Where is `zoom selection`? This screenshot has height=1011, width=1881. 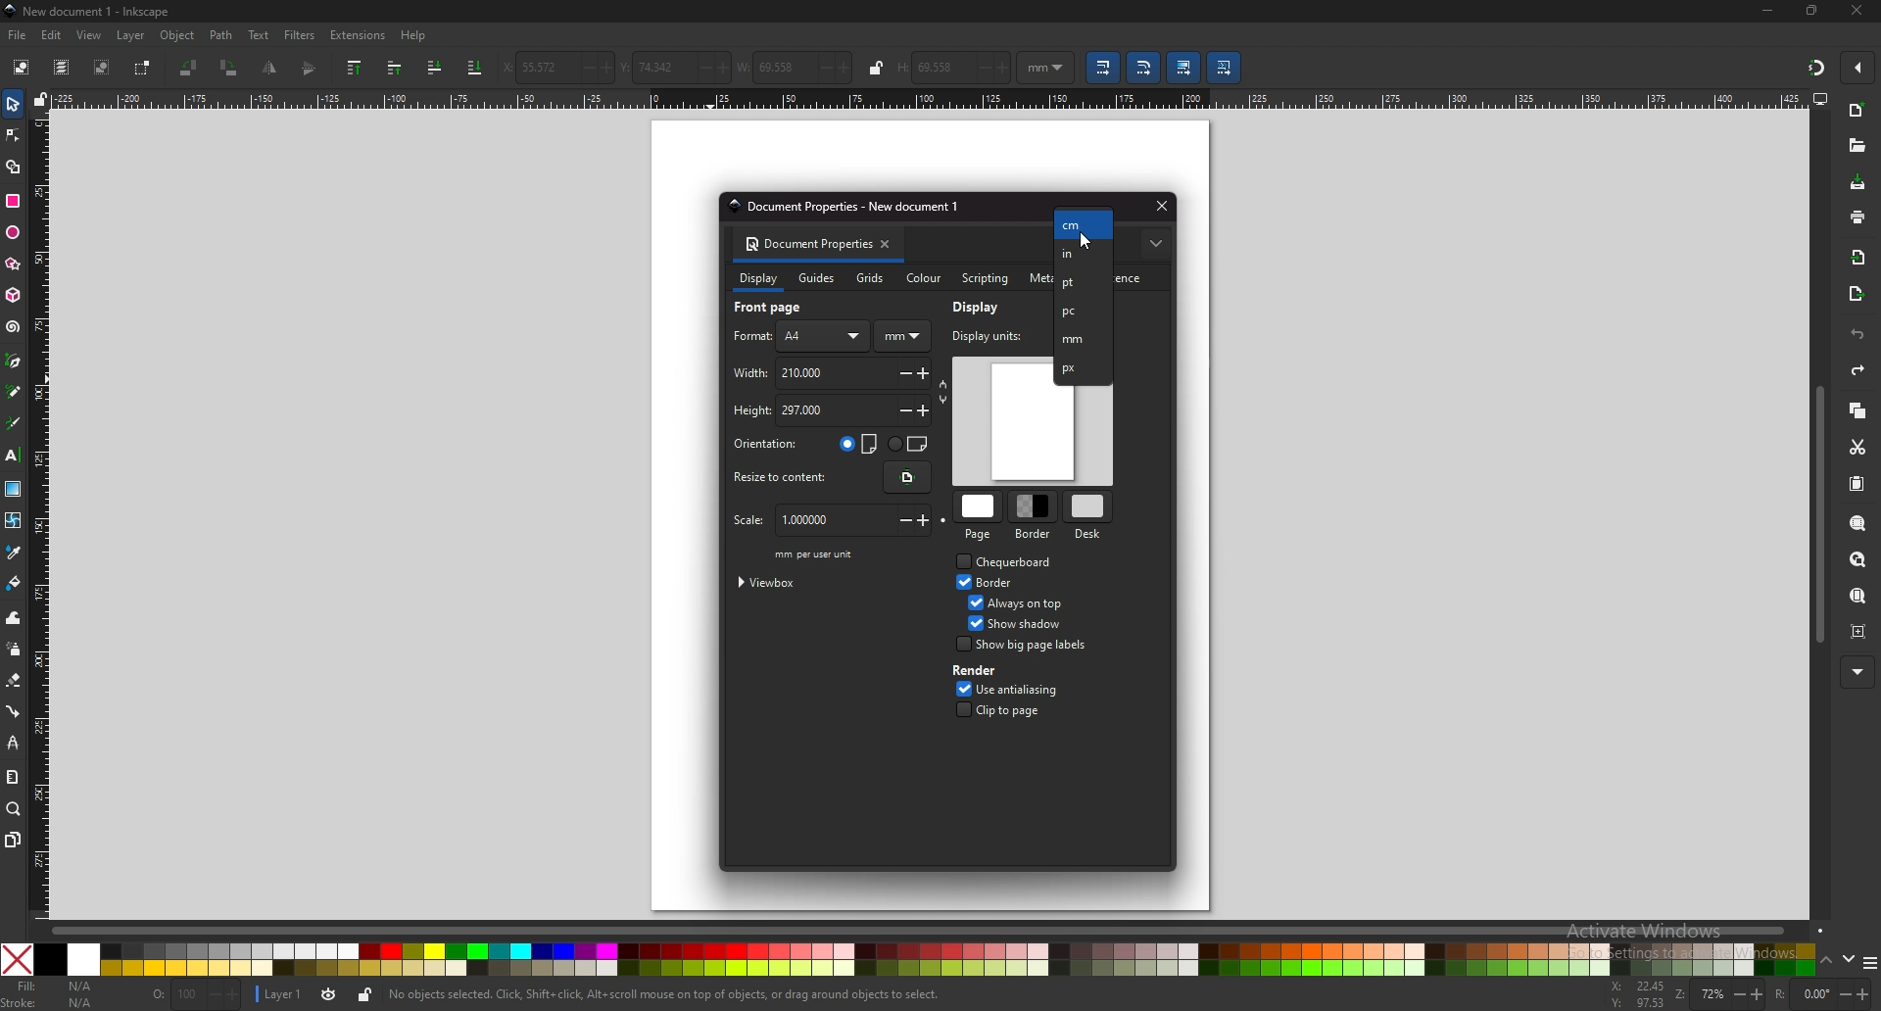
zoom selection is located at coordinates (1857, 523).